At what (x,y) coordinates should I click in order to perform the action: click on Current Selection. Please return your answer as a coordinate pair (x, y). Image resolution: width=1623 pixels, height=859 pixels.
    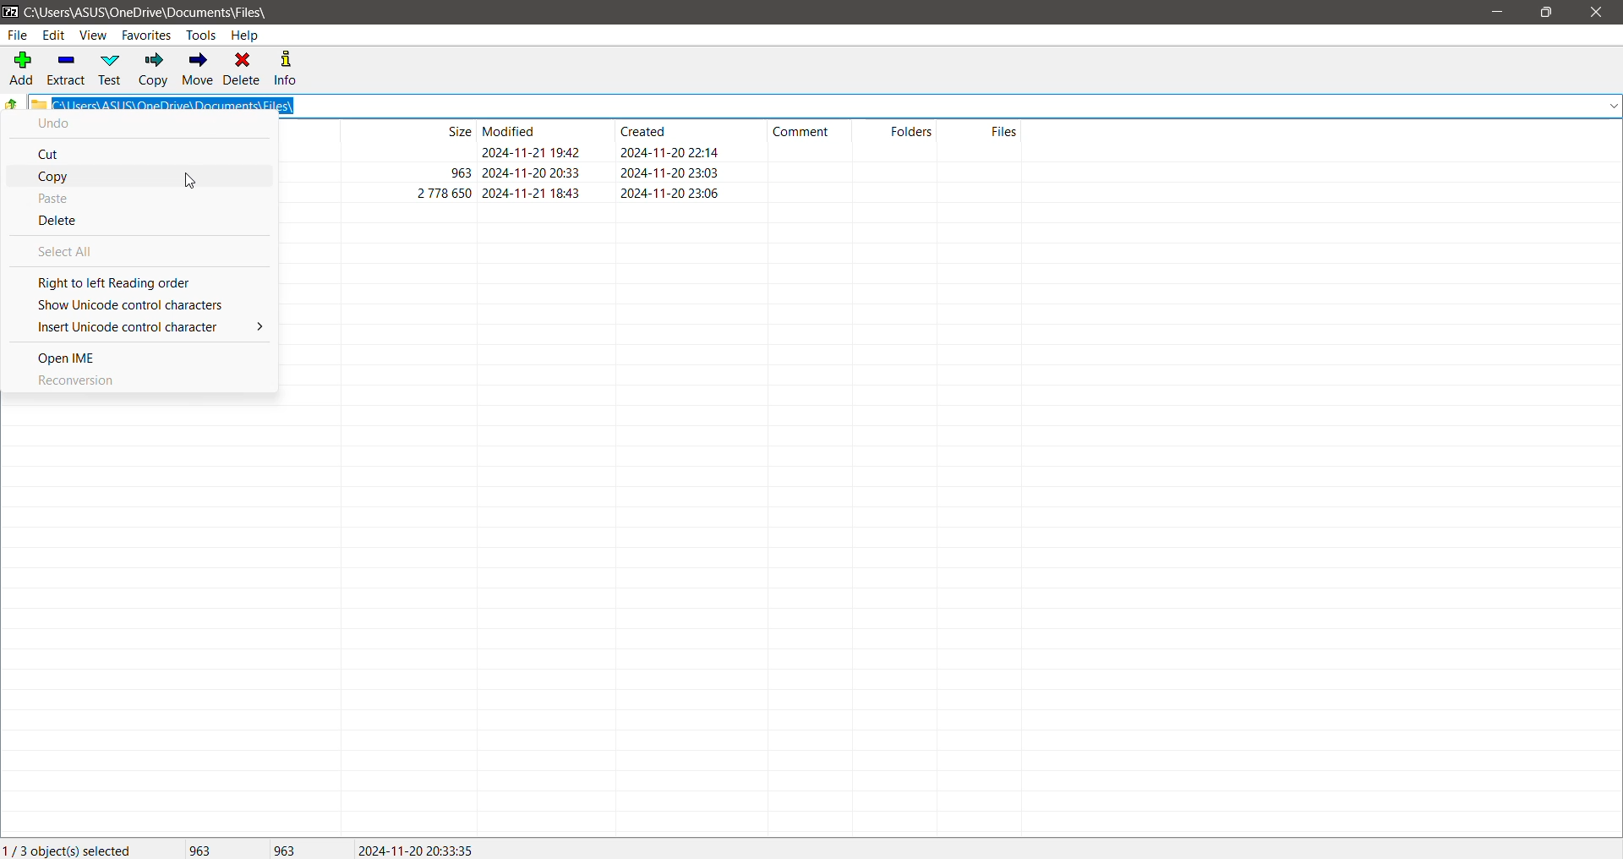
    Looking at the image, I should click on (70, 849).